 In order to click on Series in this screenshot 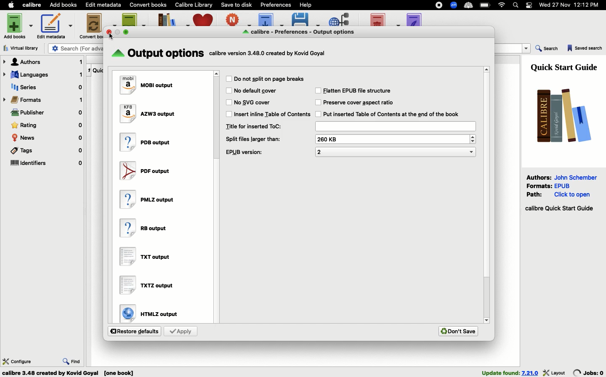, I will do `click(45, 88)`.